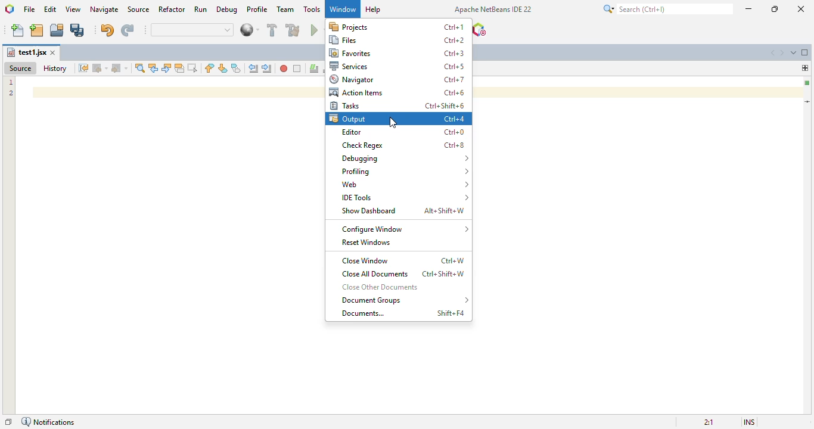 The image size is (814, 429). Describe the element at coordinates (404, 132) in the screenshot. I see `Editor Ctrl + 0` at that location.